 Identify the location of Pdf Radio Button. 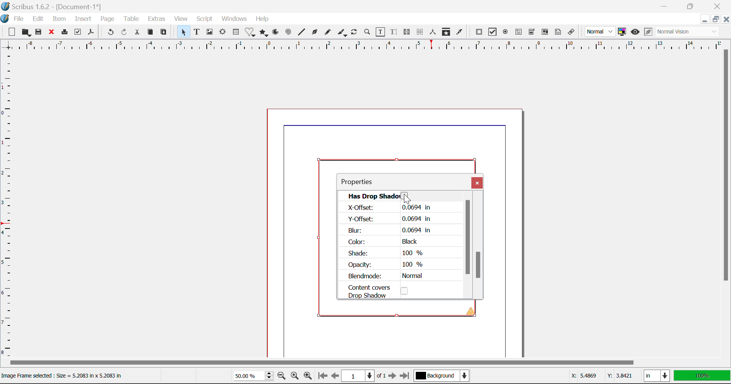
(504, 33).